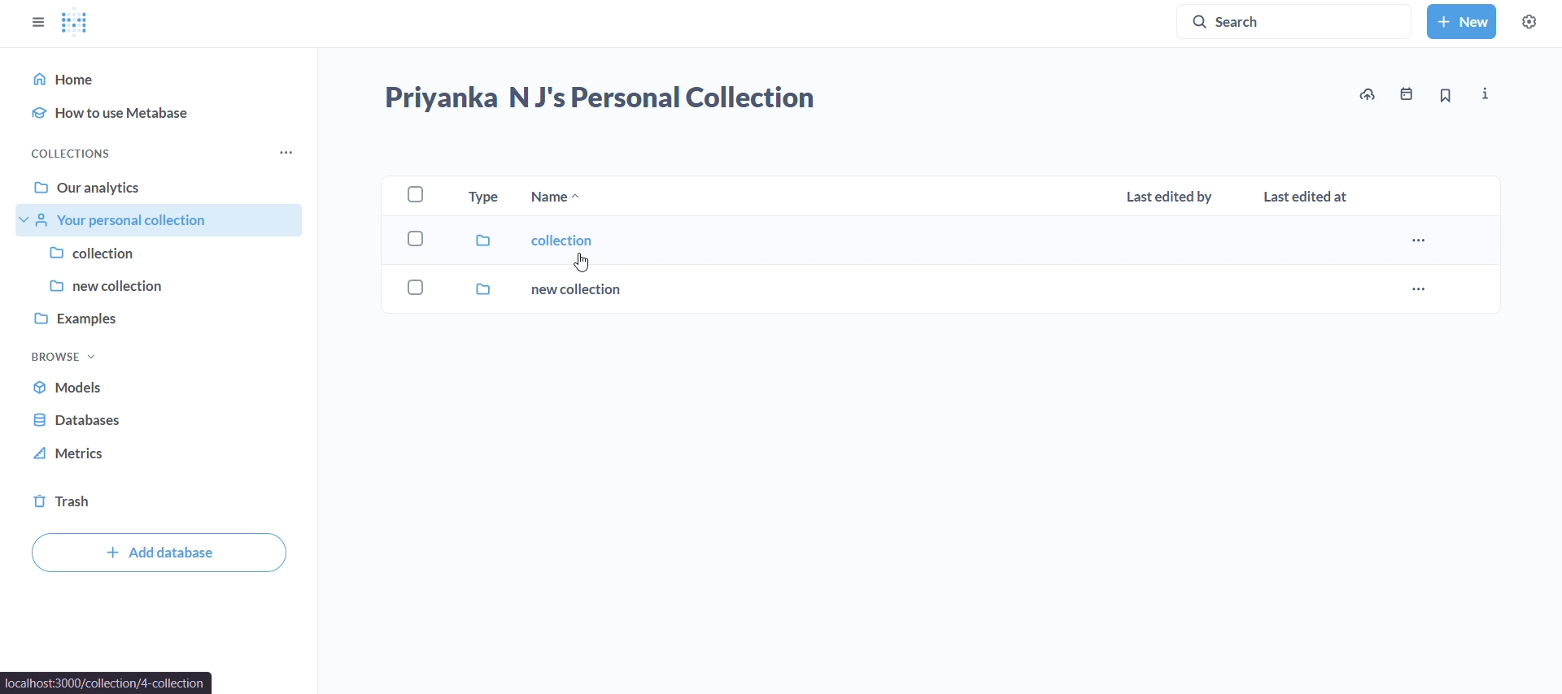  Describe the element at coordinates (1486, 93) in the screenshot. I see `more info` at that location.